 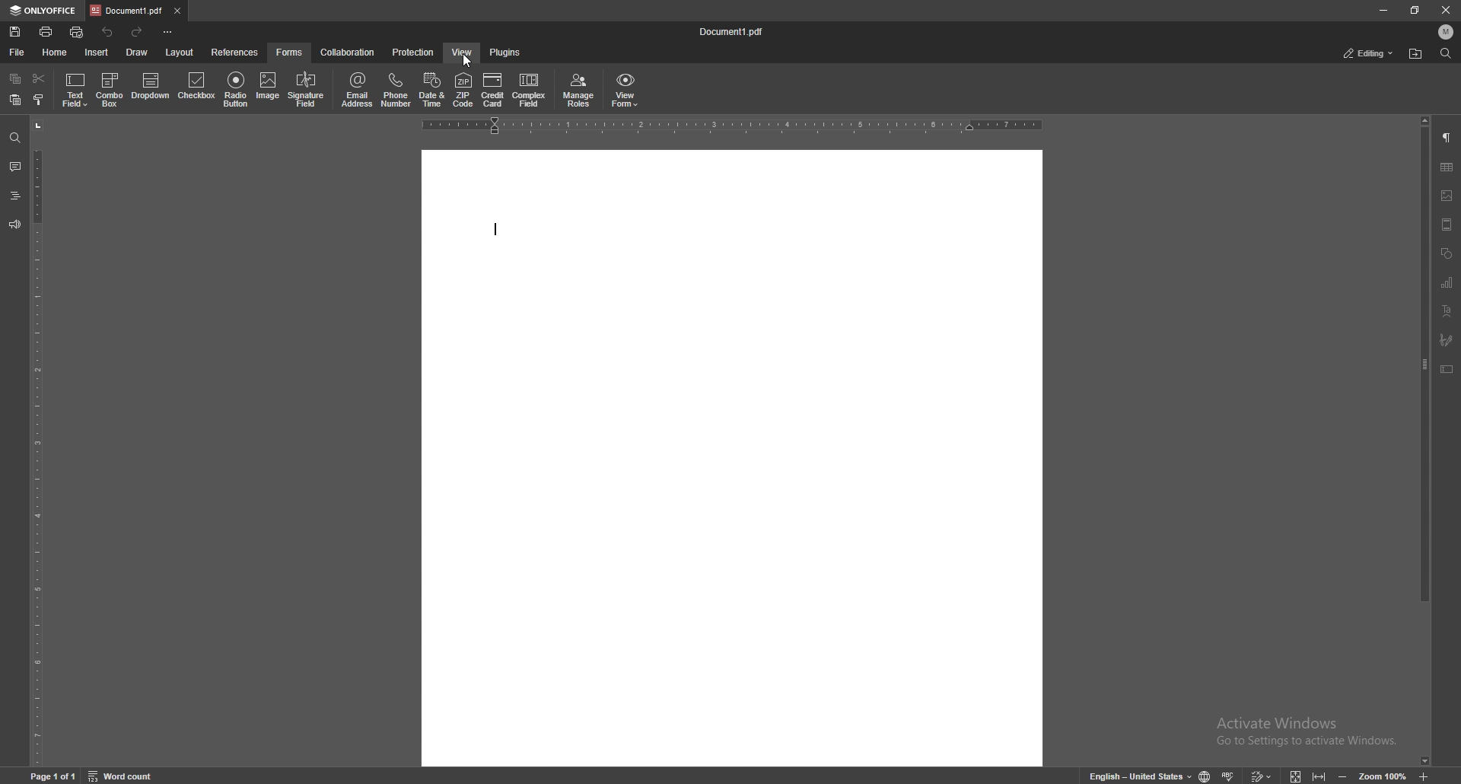 I want to click on redo, so click(x=139, y=31).